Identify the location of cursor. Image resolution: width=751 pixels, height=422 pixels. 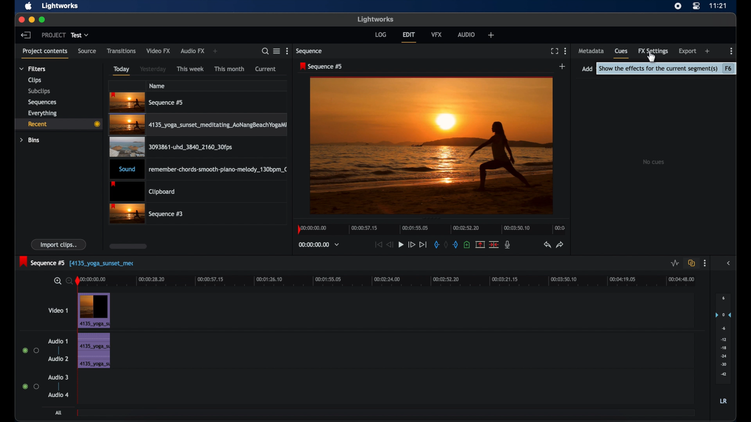
(653, 55).